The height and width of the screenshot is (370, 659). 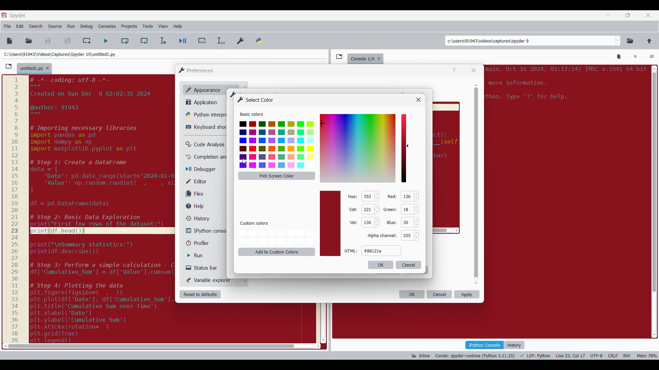 I want to click on scroll bar, so click(x=653, y=200).